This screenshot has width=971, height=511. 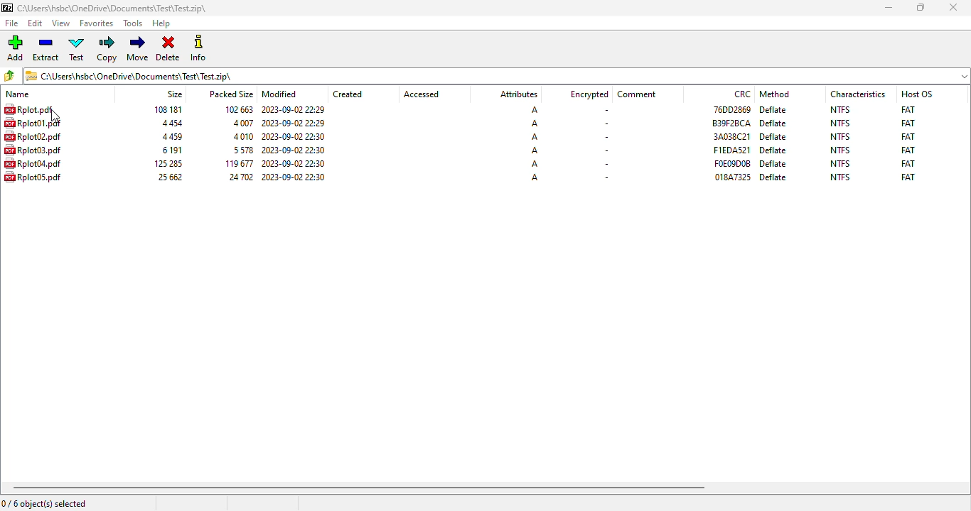 What do you see at coordinates (908, 109) in the screenshot?
I see `FAT` at bounding box center [908, 109].